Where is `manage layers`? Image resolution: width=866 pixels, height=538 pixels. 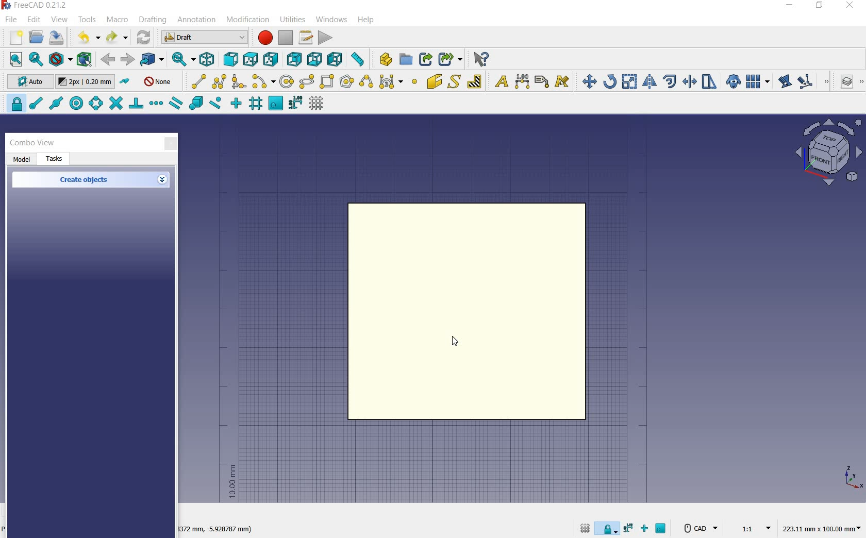
manage layers is located at coordinates (842, 82).